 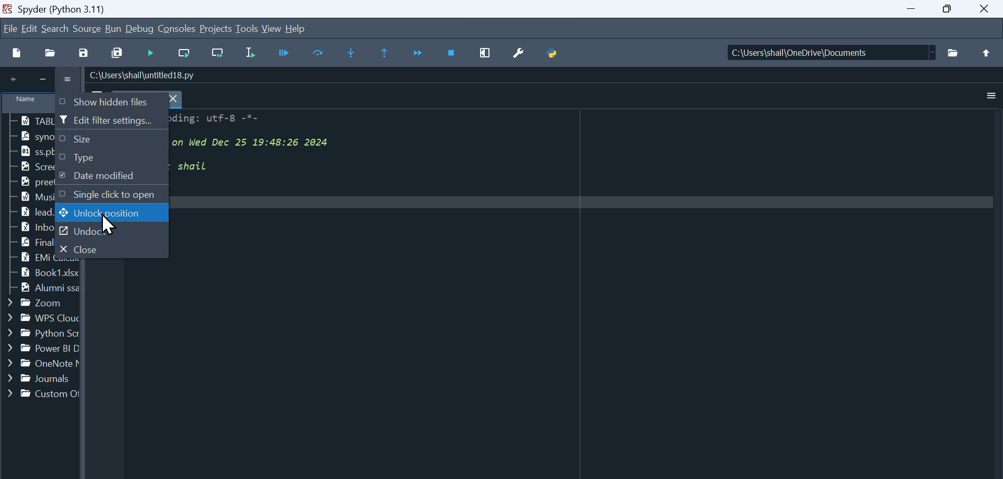 I want to click on ss.pbix, so click(x=28, y=151).